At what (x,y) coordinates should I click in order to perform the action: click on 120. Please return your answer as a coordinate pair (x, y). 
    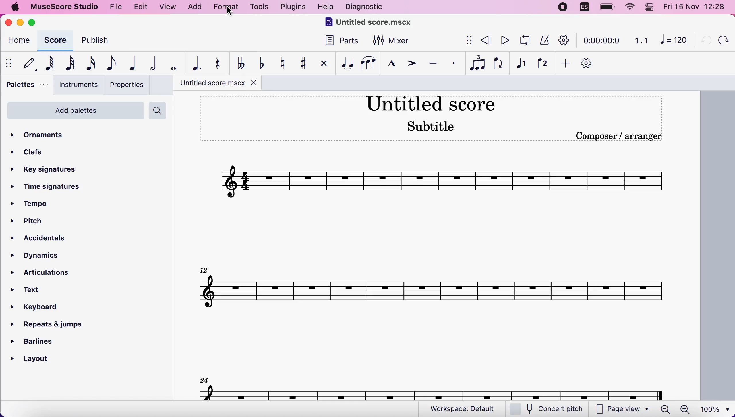
    Looking at the image, I should click on (674, 40).